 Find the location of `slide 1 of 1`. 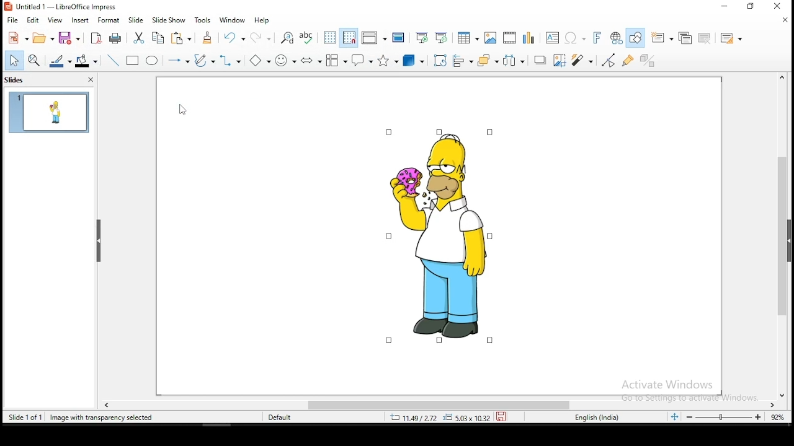

slide 1 of 1 is located at coordinates (23, 417).